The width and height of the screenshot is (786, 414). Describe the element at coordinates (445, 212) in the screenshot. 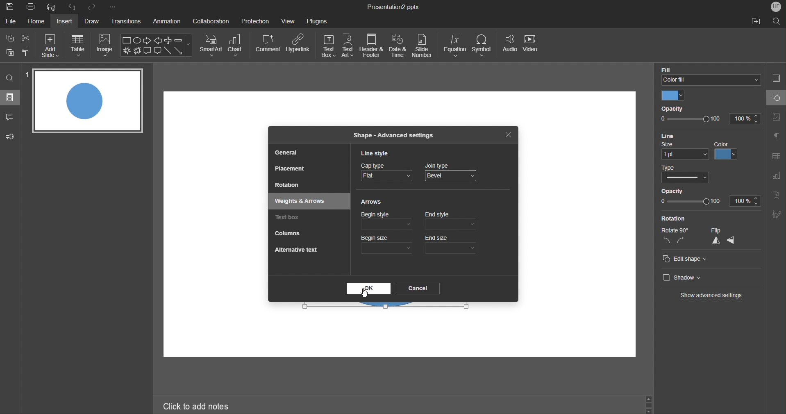

I see `Cursor` at that location.